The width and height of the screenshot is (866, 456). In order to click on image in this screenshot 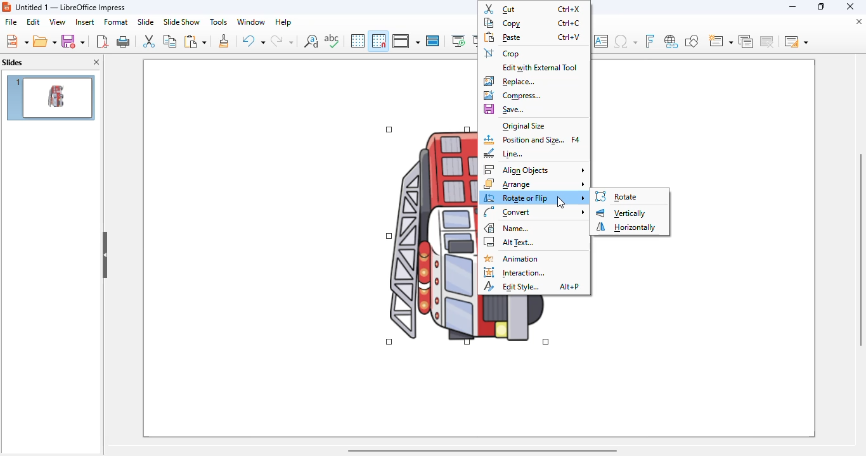, I will do `click(423, 234)`.